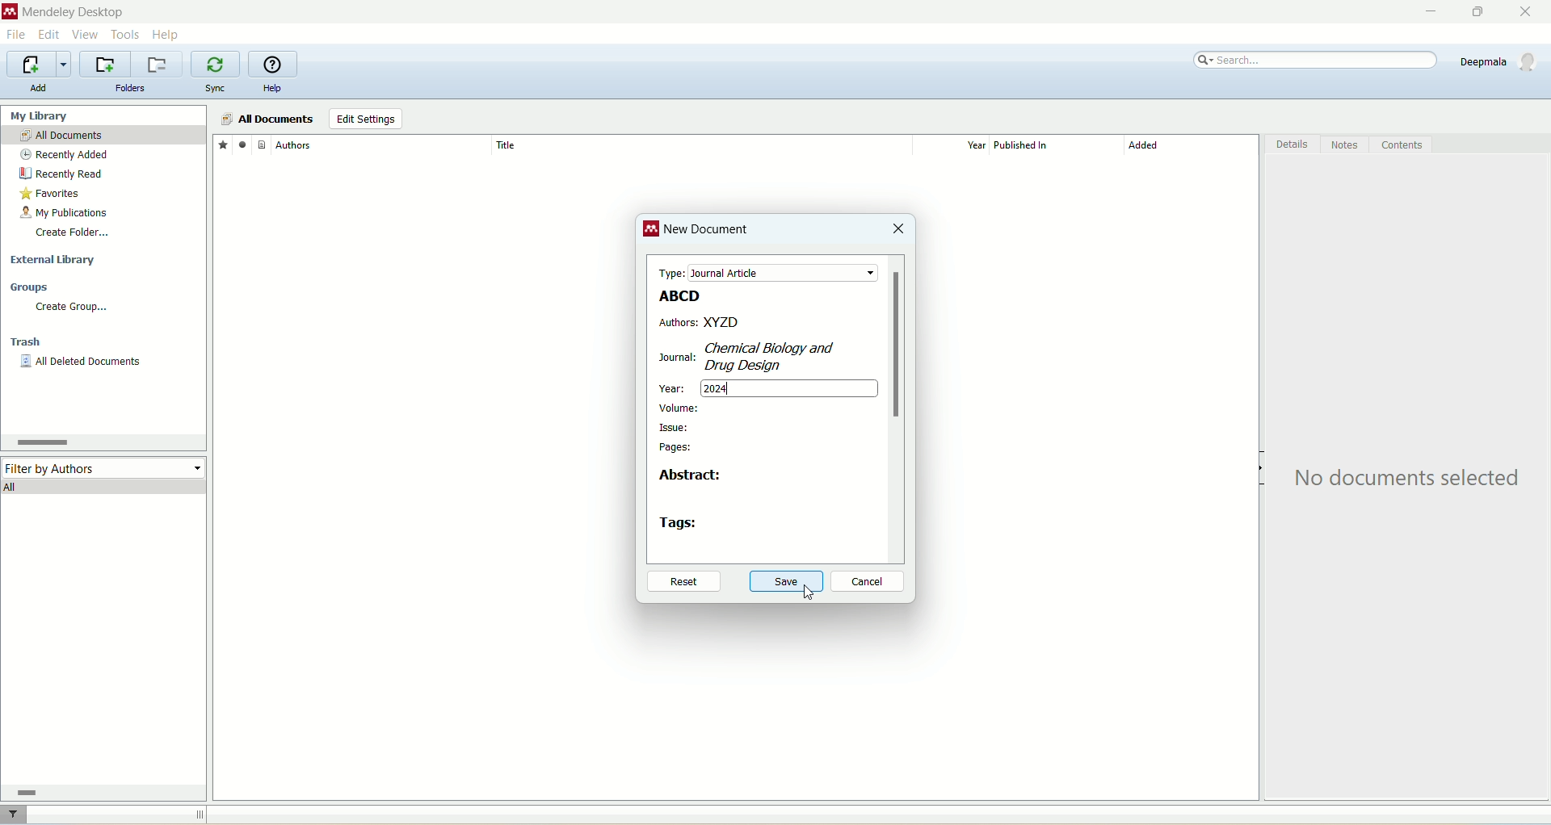 The height and width of the screenshot is (825, 1551). What do you see at coordinates (217, 65) in the screenshot?
I see `synchronize library with mendeley web` at bounding box center [217, 65].